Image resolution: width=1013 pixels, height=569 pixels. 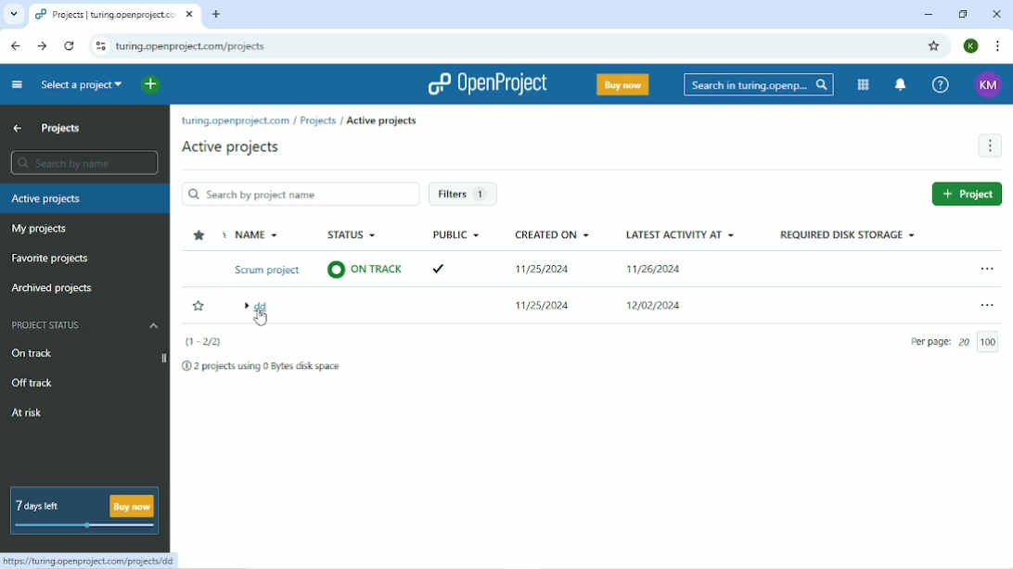 What do you see at coordinates (963, 194) in the screenshot?
I see `Project` at bounding box center [963, 194].